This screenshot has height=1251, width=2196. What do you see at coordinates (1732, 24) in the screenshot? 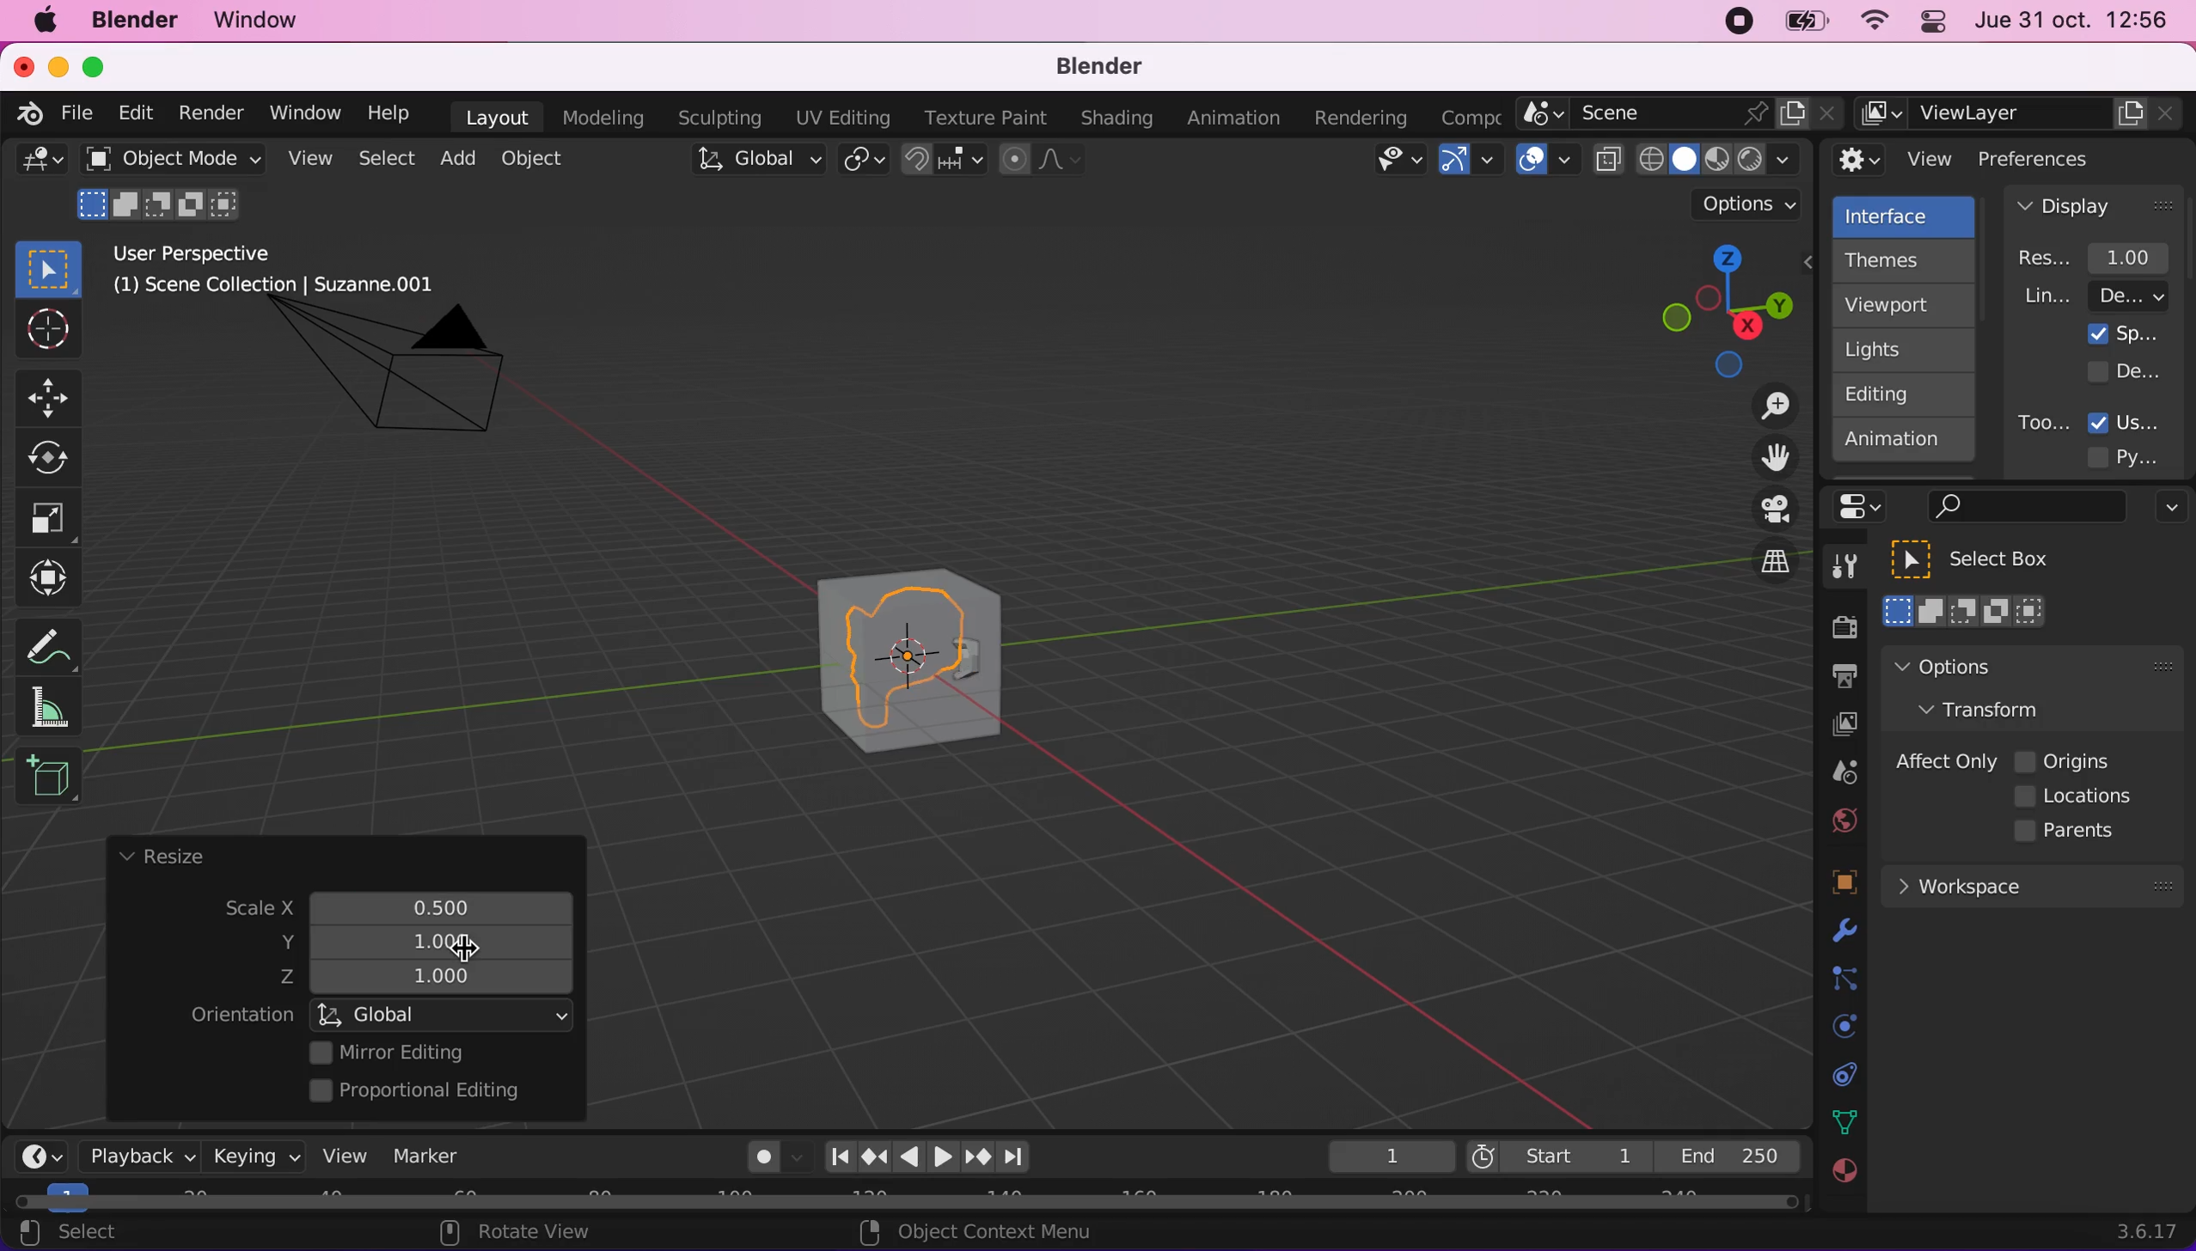
I see `recording stopped` at bounding box center [1732, 24].